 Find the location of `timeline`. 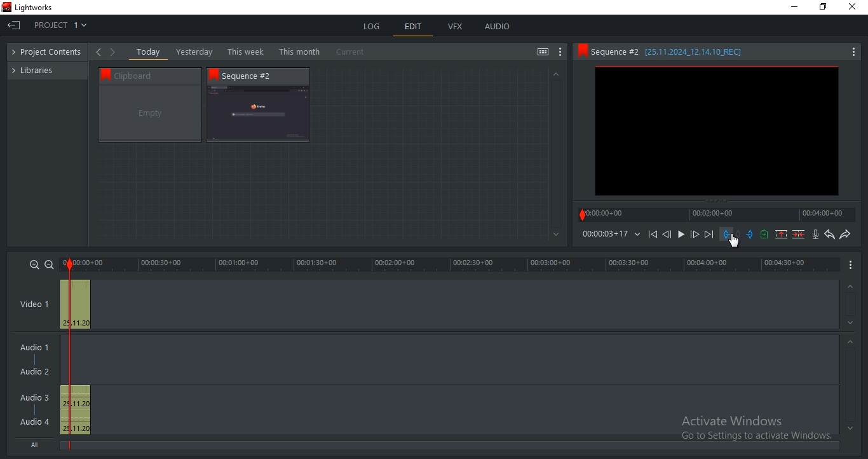

timeline is located at coordinates (451, 264).